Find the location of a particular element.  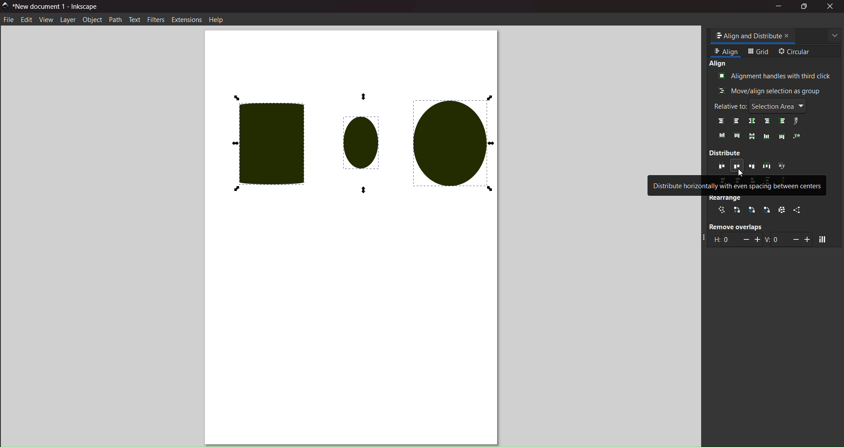

align top is located at coordinates (782, 136).